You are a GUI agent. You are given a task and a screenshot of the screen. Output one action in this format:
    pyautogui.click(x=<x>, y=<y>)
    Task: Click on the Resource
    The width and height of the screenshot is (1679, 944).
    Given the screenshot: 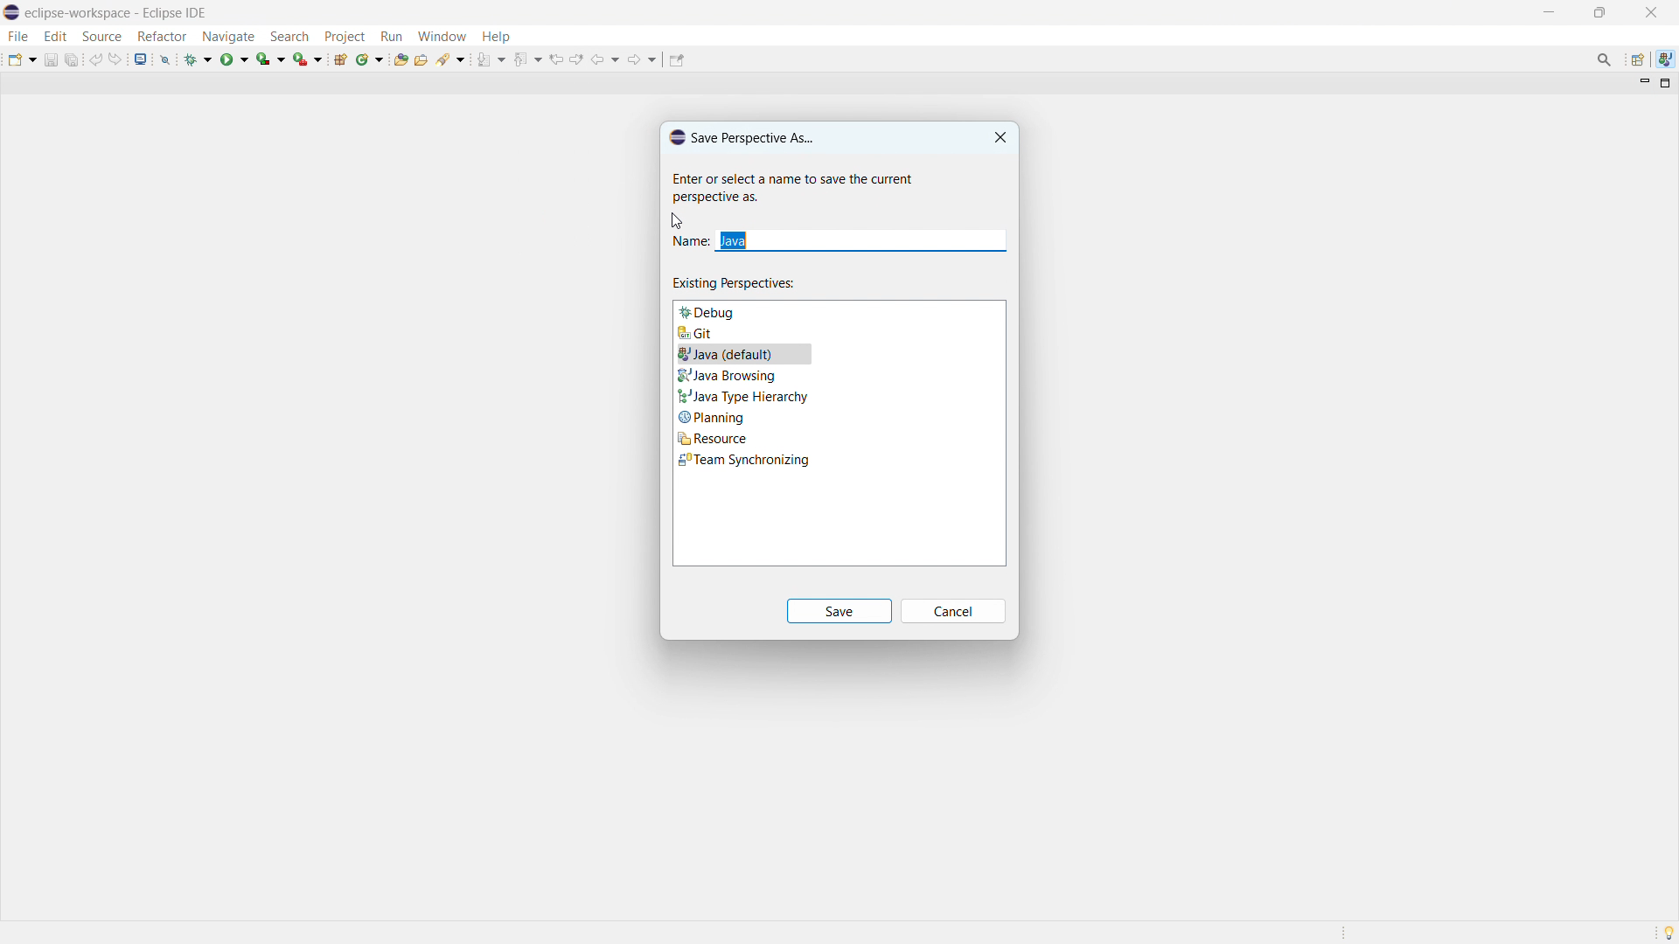 What is the action you would take?
    pyautogui.click(x=839, y=438)
    